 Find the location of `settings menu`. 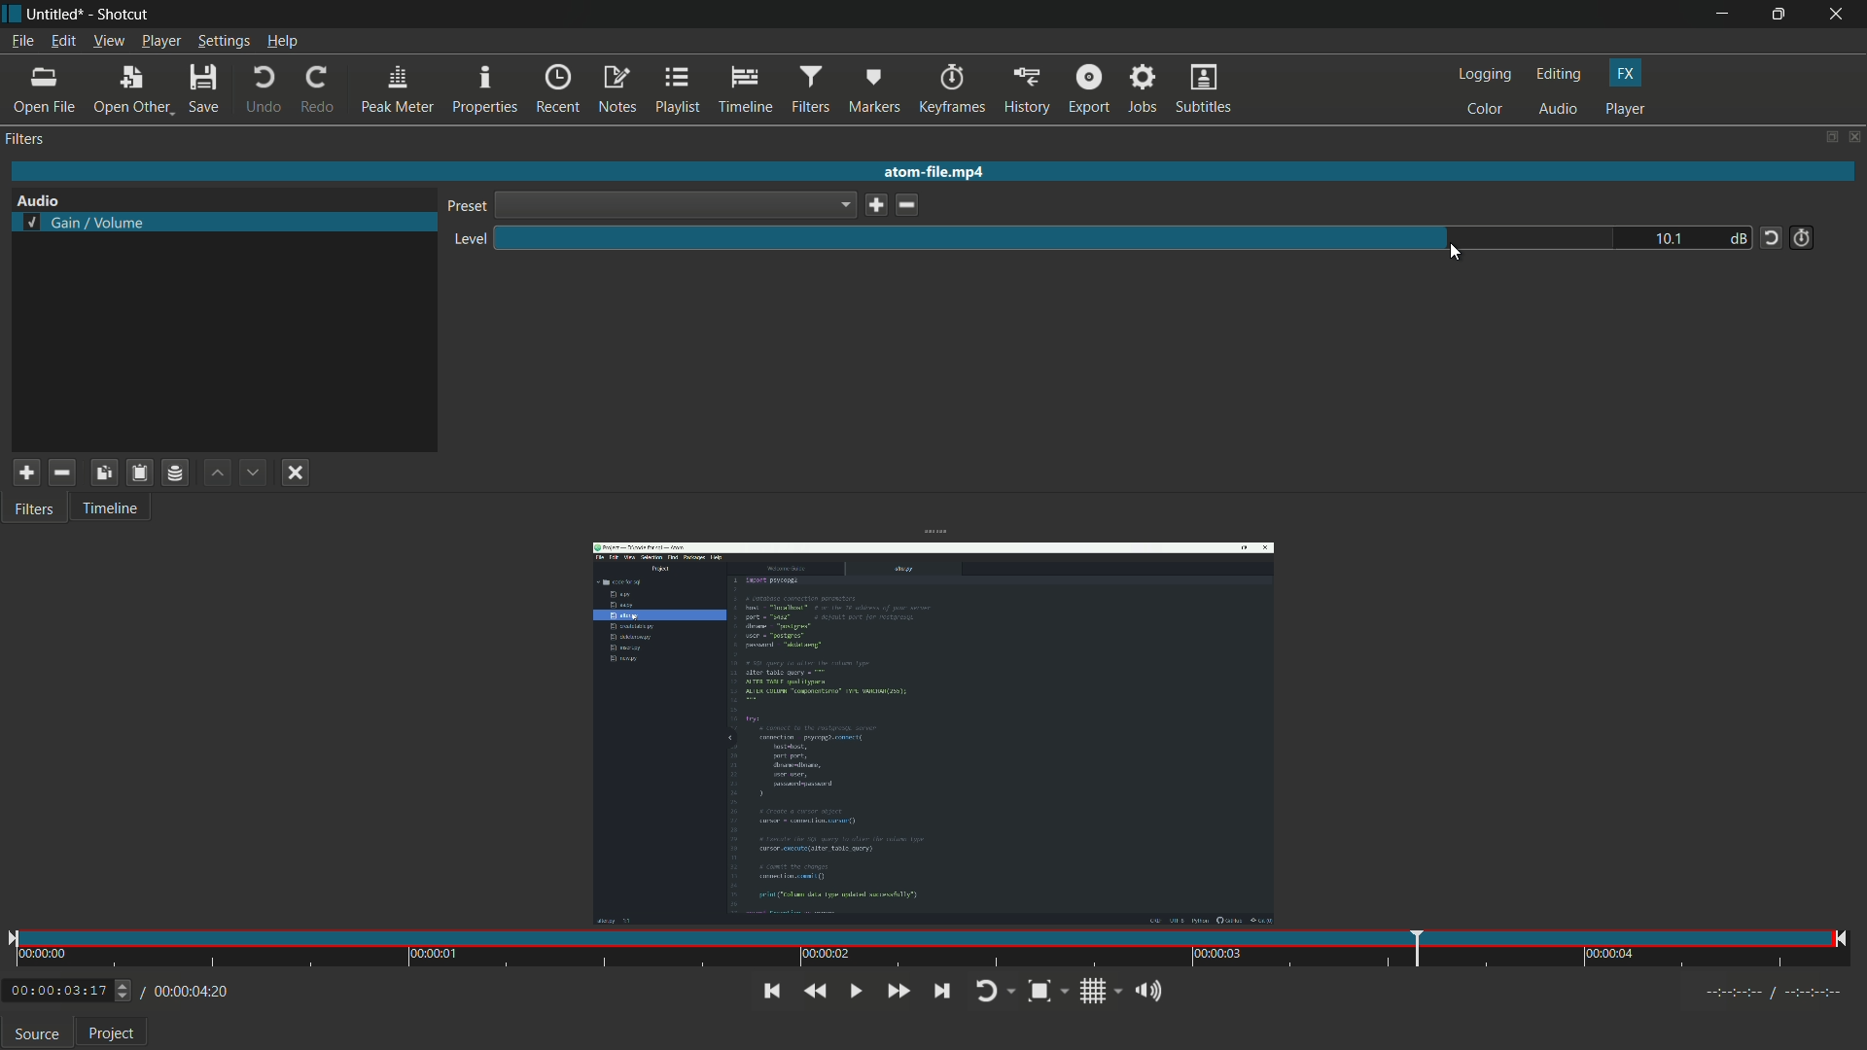

settings menu is located at coordinates (224, 41).